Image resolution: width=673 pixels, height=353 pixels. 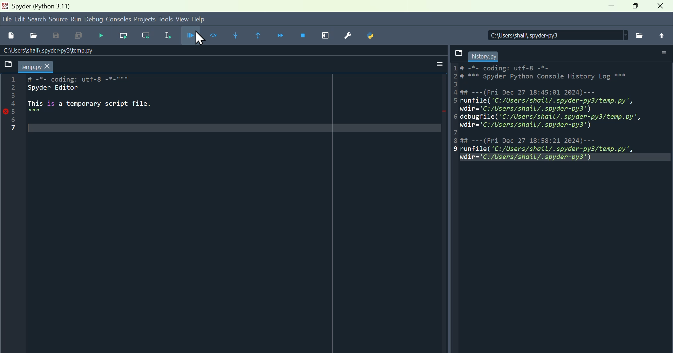 I want to click on search, so click(x=36, y=20).